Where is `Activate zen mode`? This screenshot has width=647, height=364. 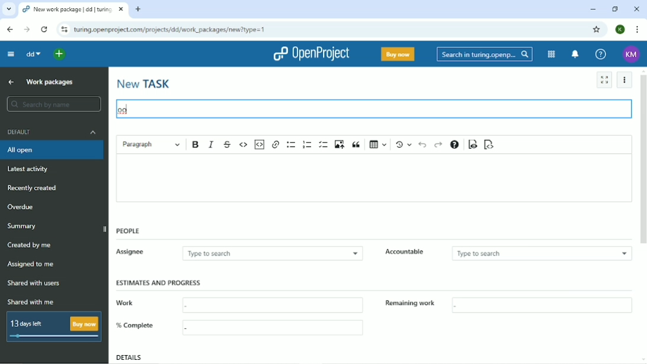 Activate zen mode is located at coordinates (604, 79).